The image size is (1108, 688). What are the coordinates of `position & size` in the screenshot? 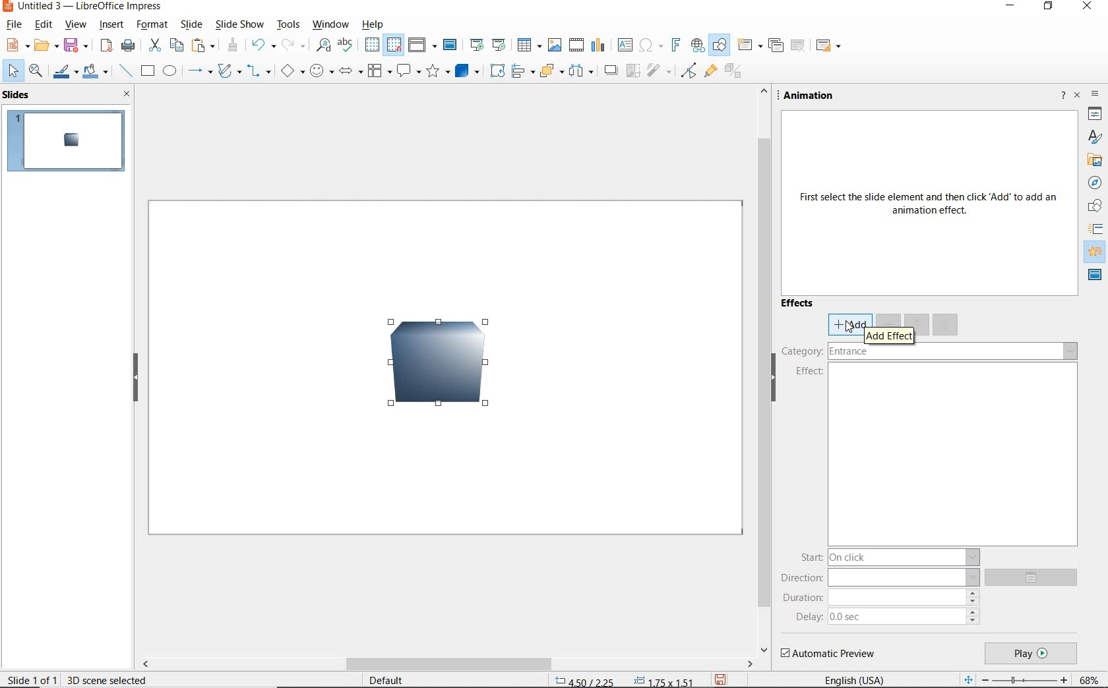 It's located at (625, 679).